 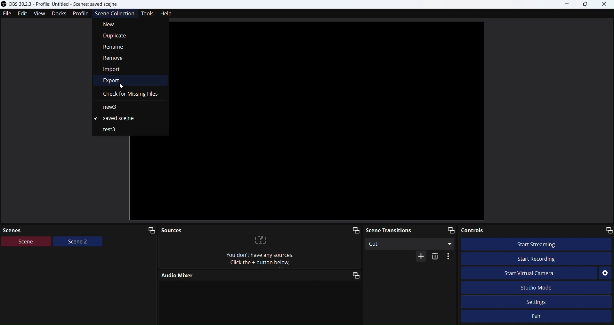 What do you see at coordinates (567, 4) in the screenshot?
I see `minimize` at bounding box center [567, 4].